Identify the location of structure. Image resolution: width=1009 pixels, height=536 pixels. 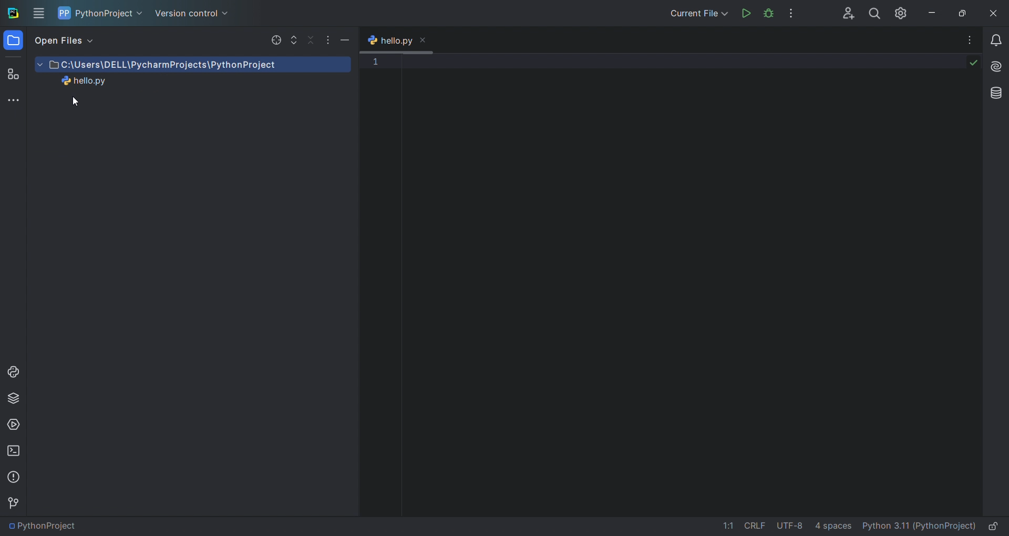
(12, 73).